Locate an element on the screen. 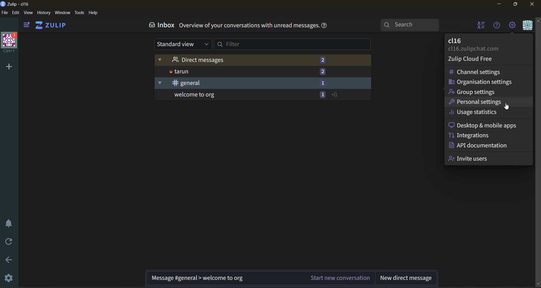  welcome to org is located at coordinates (234, 94).